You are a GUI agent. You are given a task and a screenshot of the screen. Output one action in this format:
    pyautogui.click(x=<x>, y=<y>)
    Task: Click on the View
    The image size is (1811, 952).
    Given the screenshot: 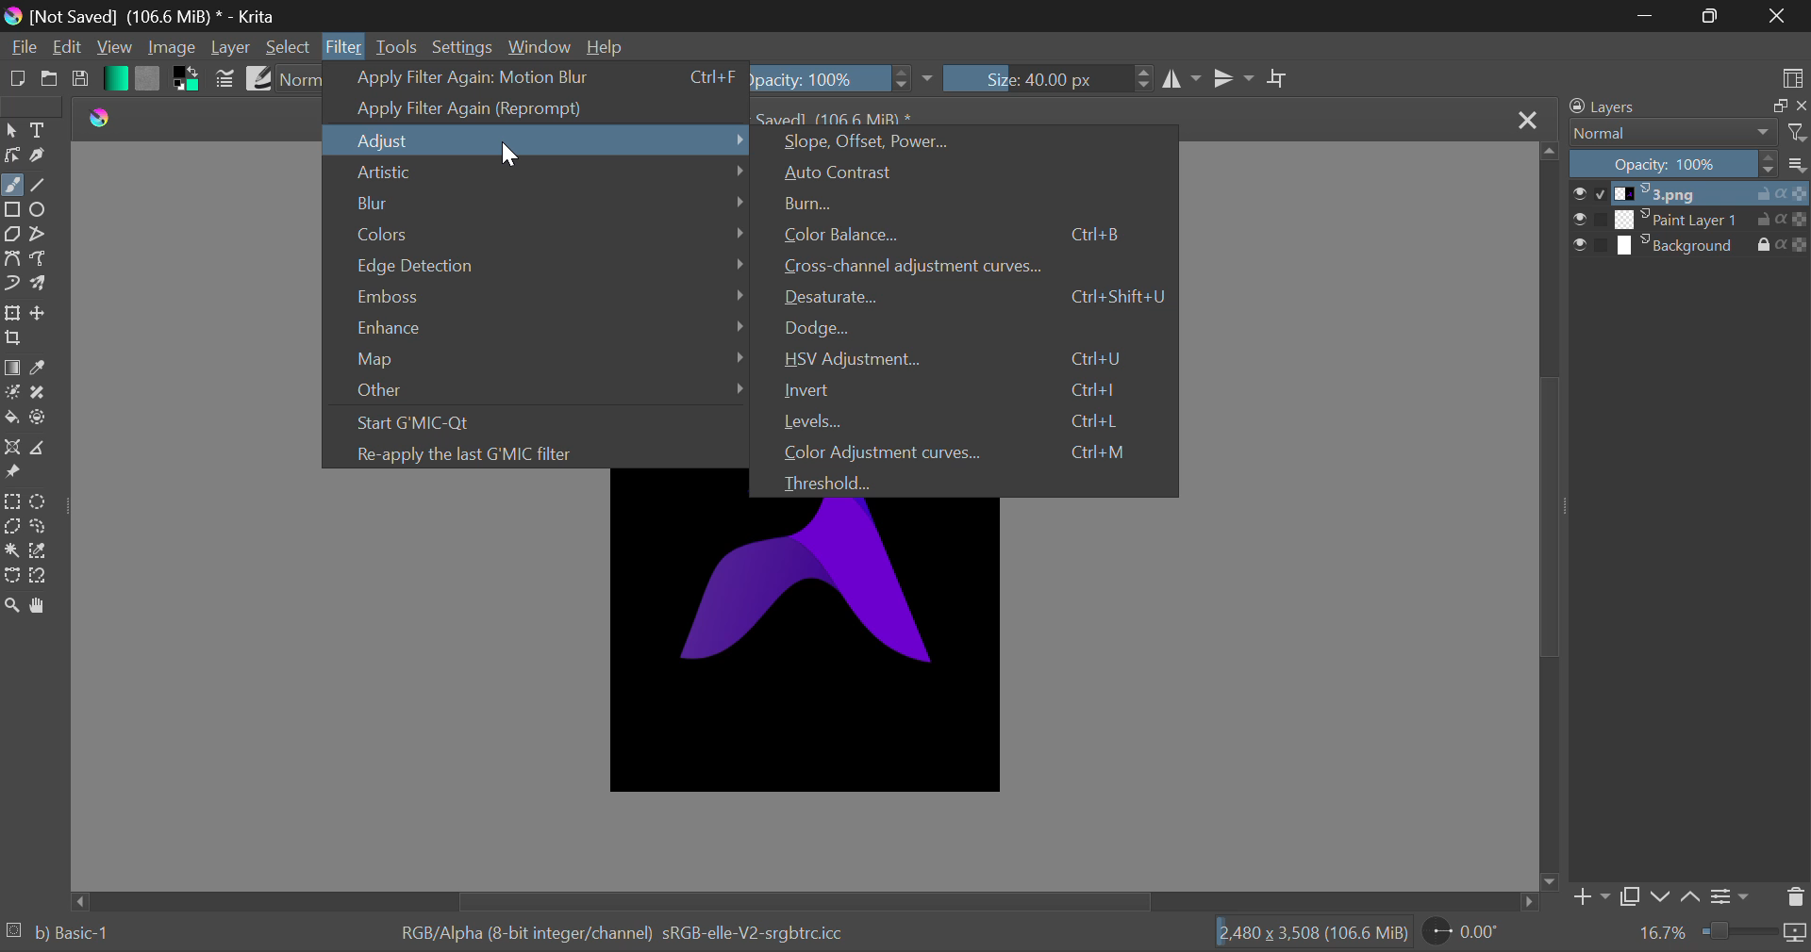 What is the action you would take?
    pyautogui.click(x=114, y=49)
    